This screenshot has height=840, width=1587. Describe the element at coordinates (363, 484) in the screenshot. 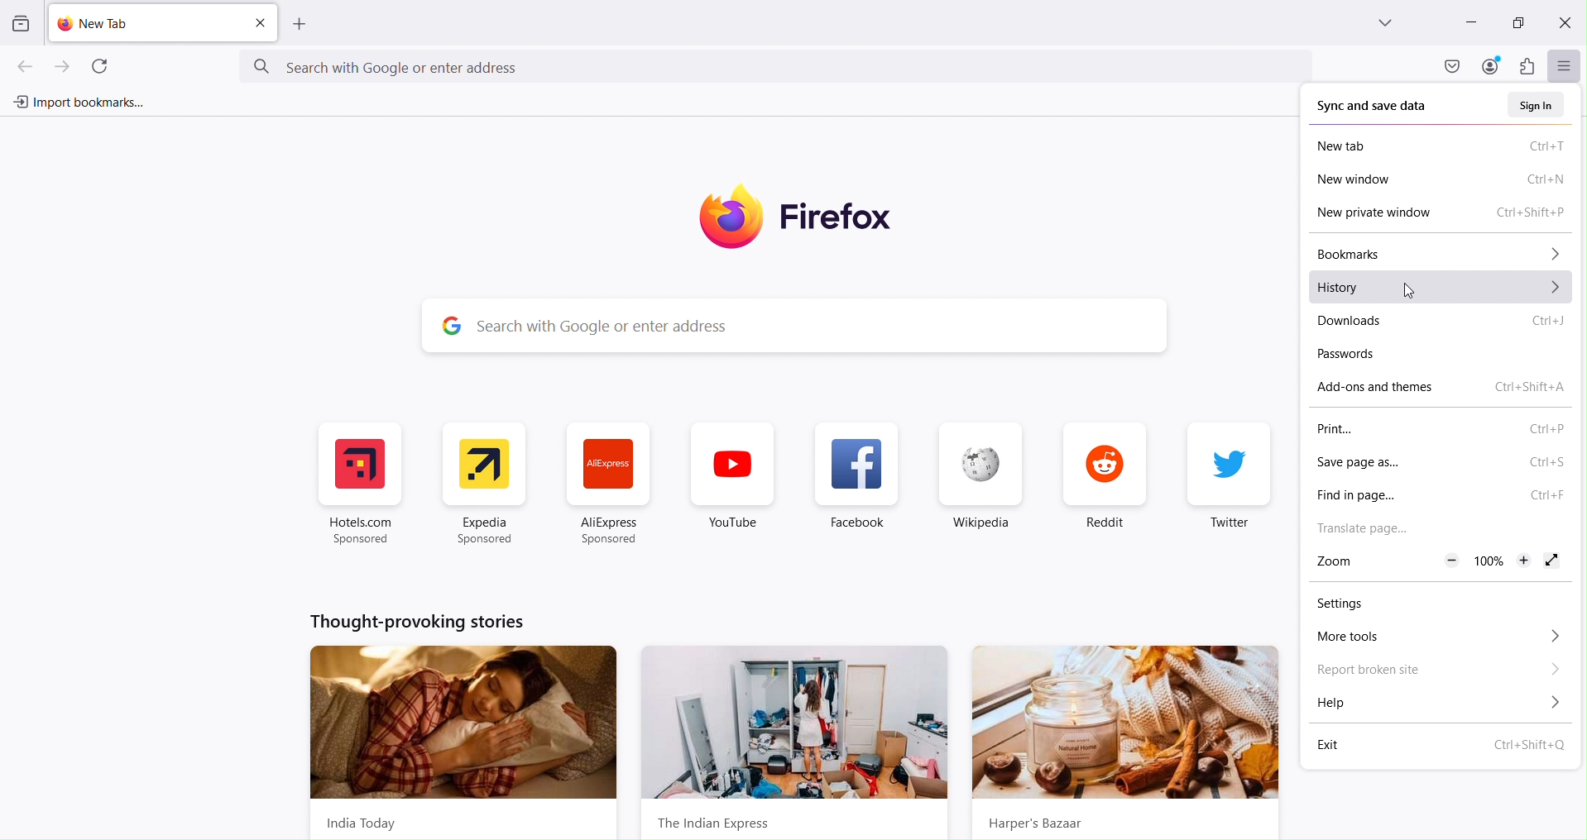

I see `Hotel.com Shortcut` at that location.